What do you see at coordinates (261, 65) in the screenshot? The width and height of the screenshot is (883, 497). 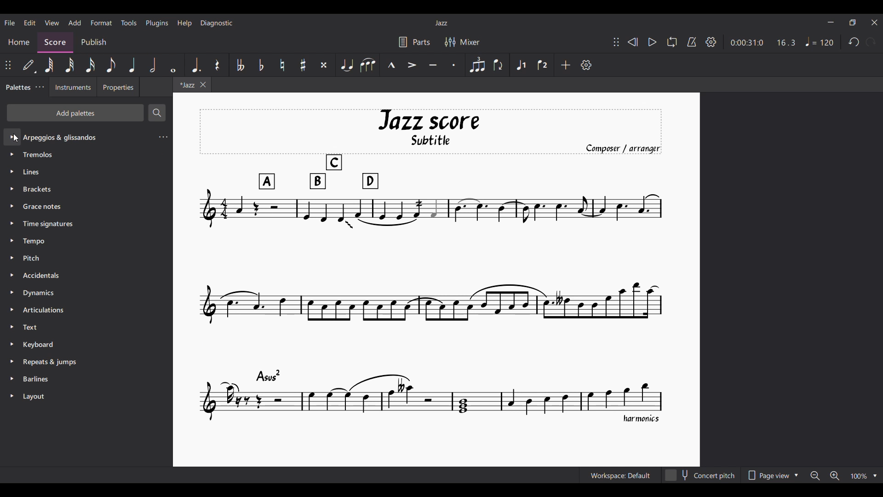 I see `Toggle flat` at bounding box center [261, 65].